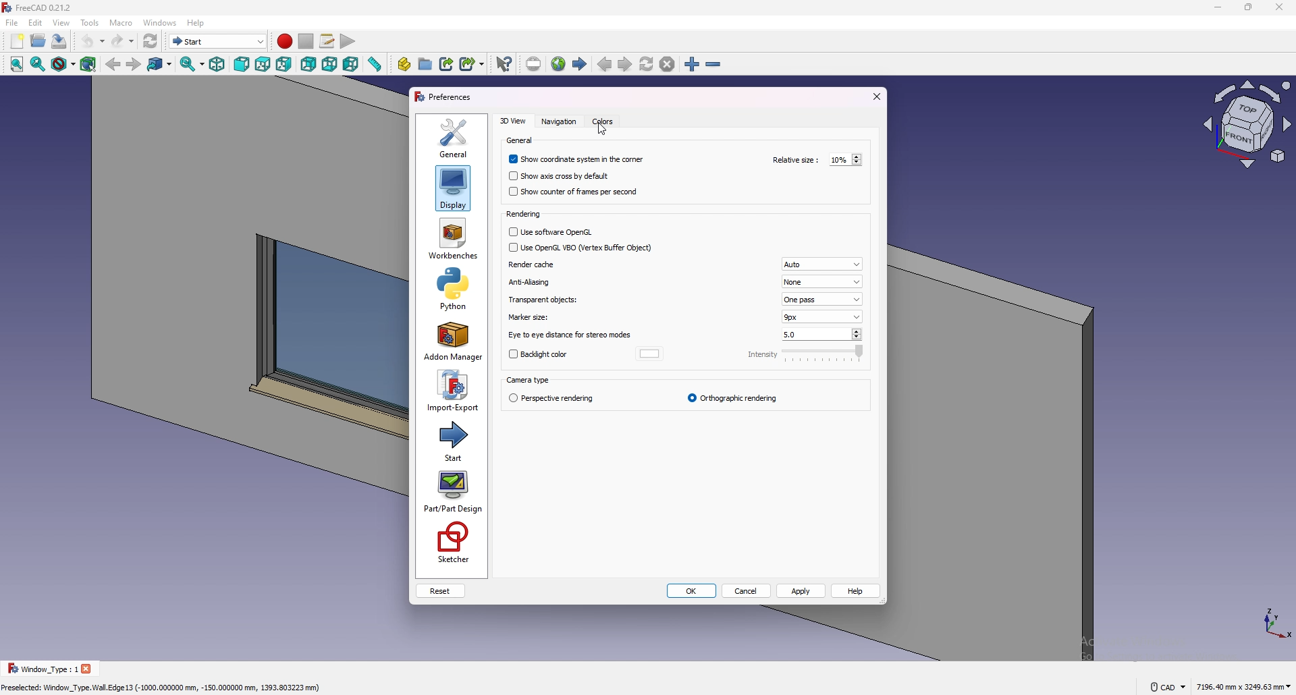 The width and height of the screenshot is (1296, 695). I want to click on undo, so click(92, 41).